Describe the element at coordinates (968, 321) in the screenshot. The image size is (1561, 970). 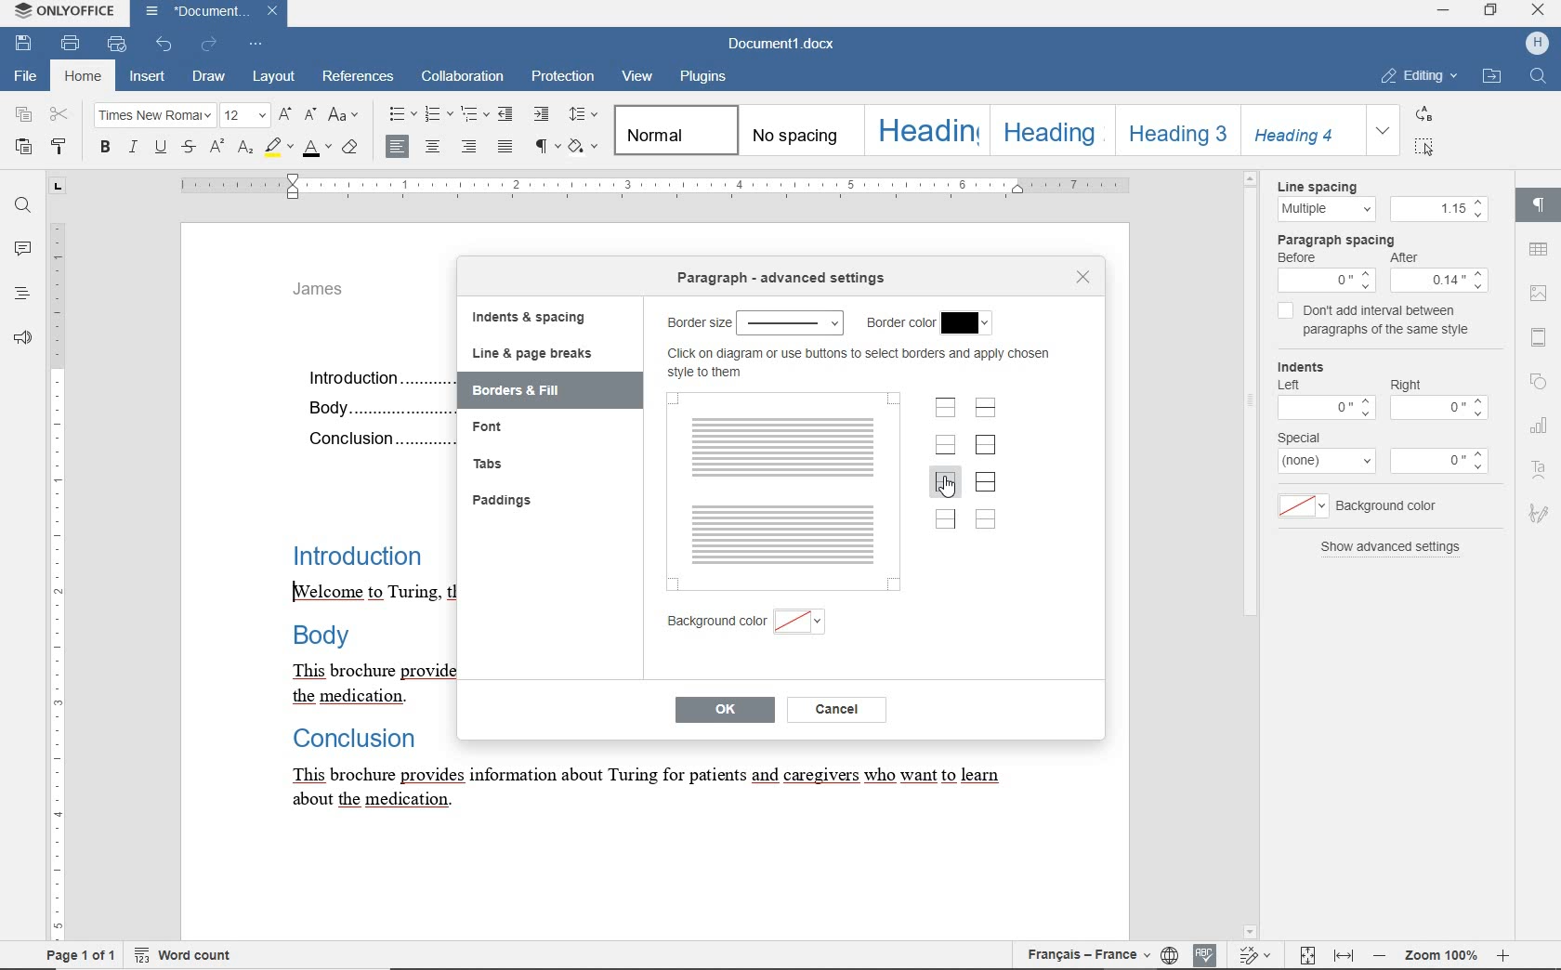
I see `color options` at that location.